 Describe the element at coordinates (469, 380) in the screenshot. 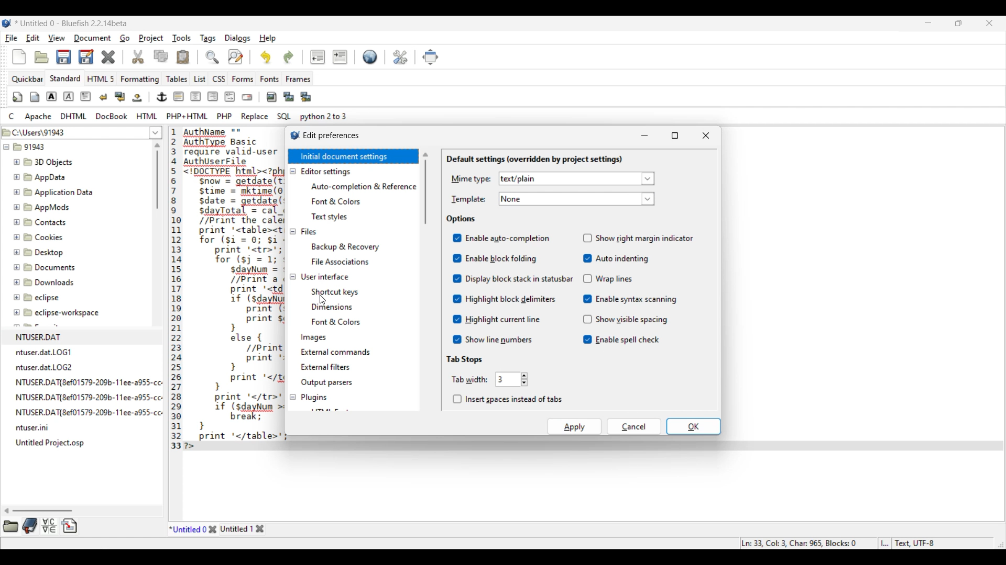

I see `Indicates Tab width` at that location.